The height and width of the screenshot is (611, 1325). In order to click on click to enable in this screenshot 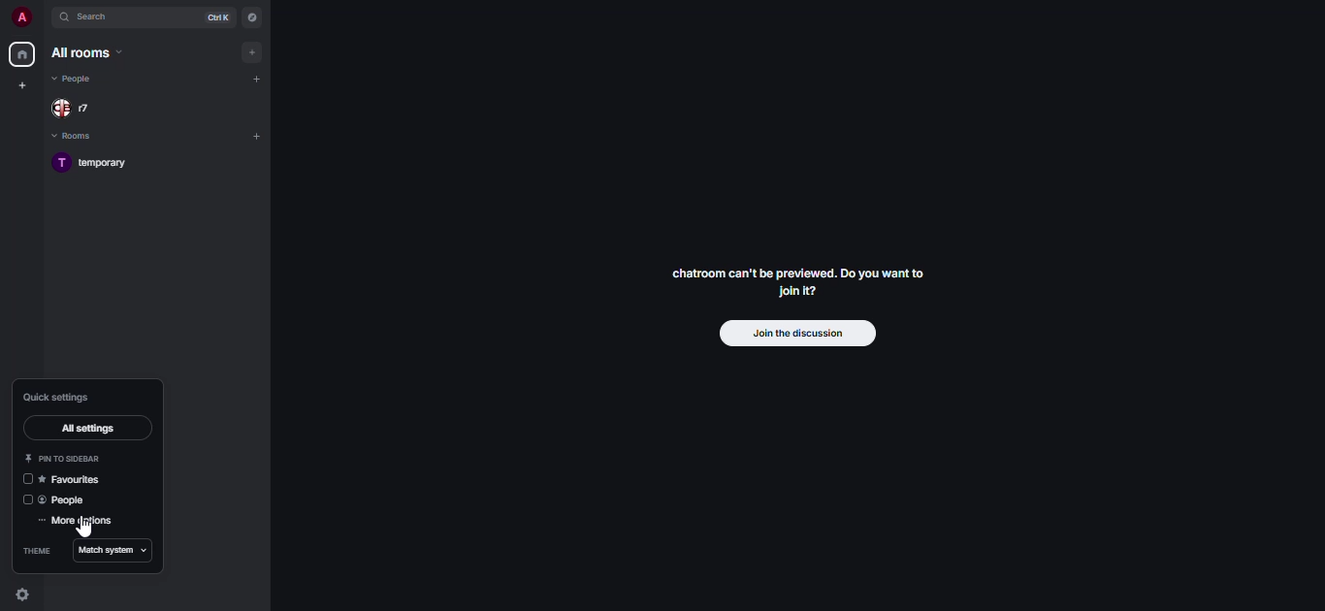, I will do `click(27, 499)`.